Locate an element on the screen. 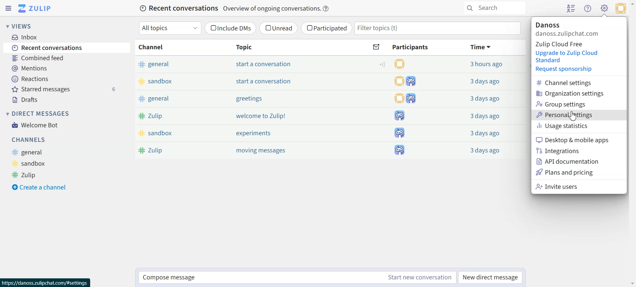 This screenshot has height=287, width=636. participants is located at coordinates (399, 64).